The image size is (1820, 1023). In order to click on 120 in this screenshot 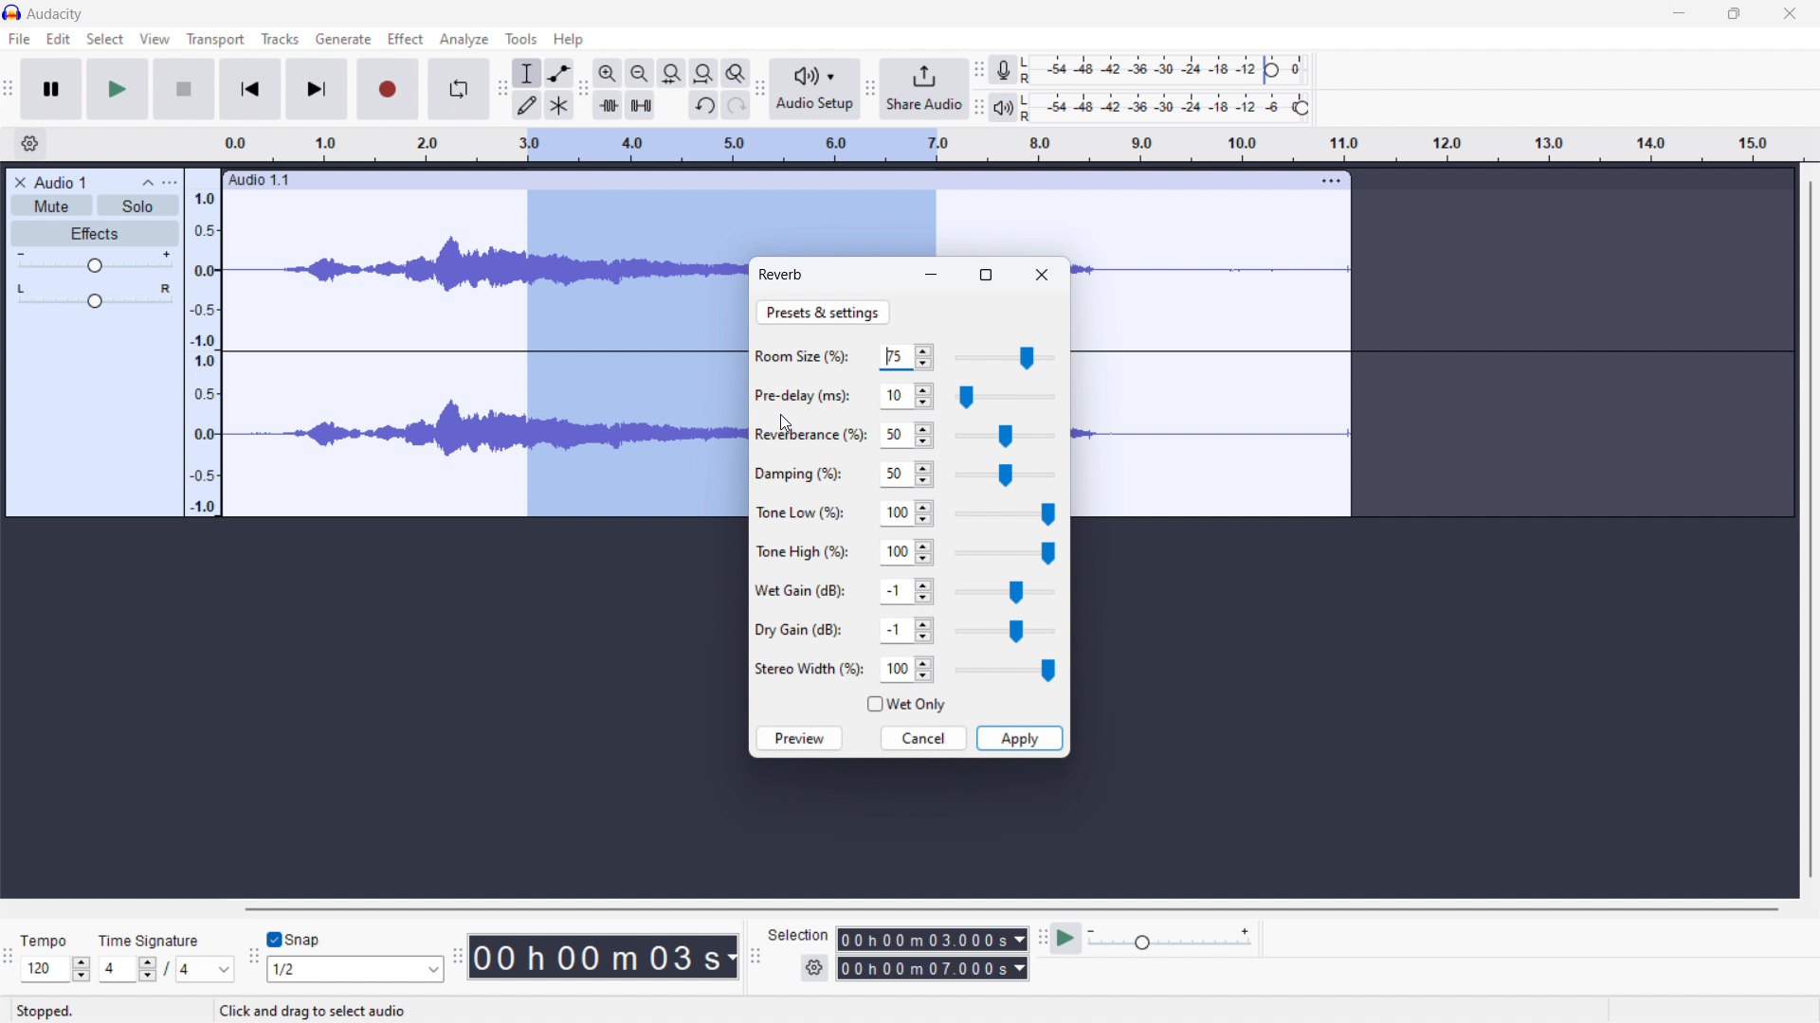, I will do `click(56, 969)`.